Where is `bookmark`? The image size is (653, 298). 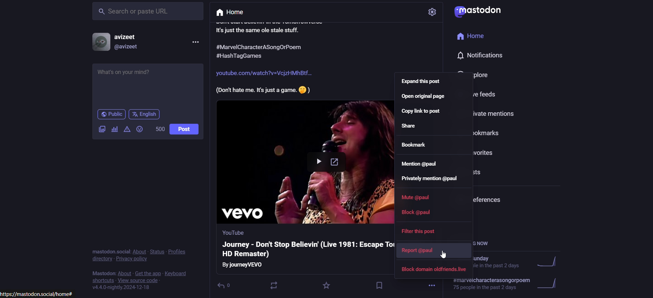
bookmark is located at coordinates (377, 285).